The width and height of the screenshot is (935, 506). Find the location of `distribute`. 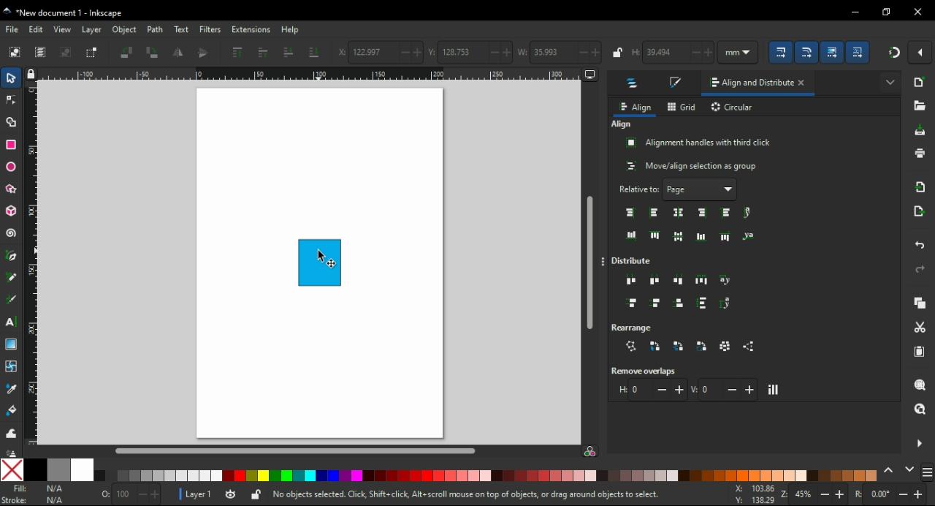

distribute is located at coordinates (633, 260).